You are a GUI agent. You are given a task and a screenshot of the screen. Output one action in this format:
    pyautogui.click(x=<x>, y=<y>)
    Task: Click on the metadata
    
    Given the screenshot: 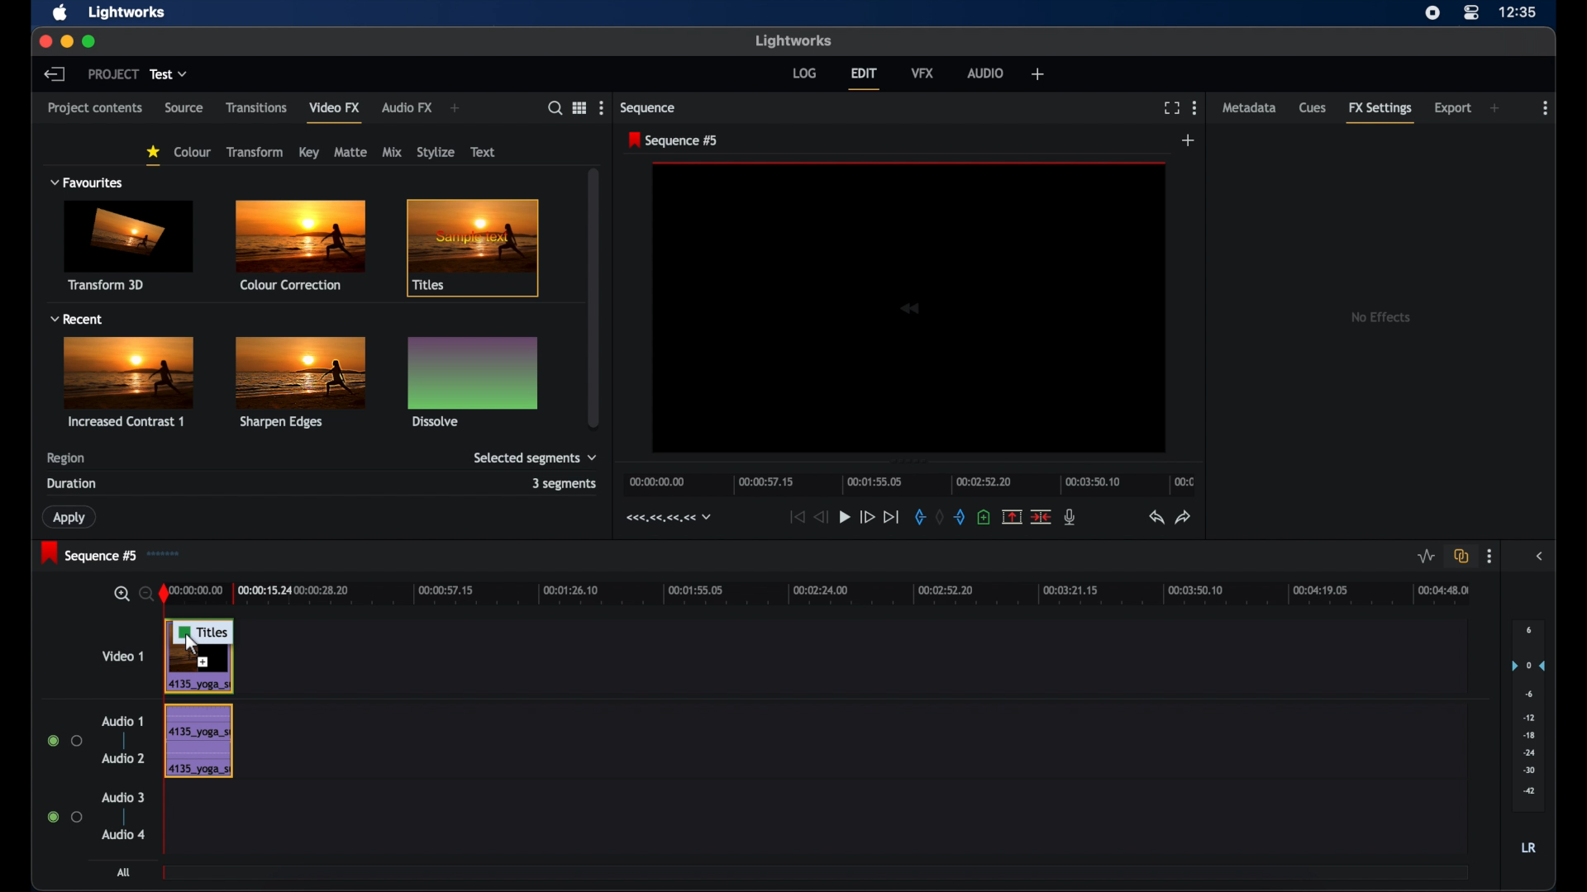 What is the action you would take?
    pyautogui.click(x=1249, y=107)
    